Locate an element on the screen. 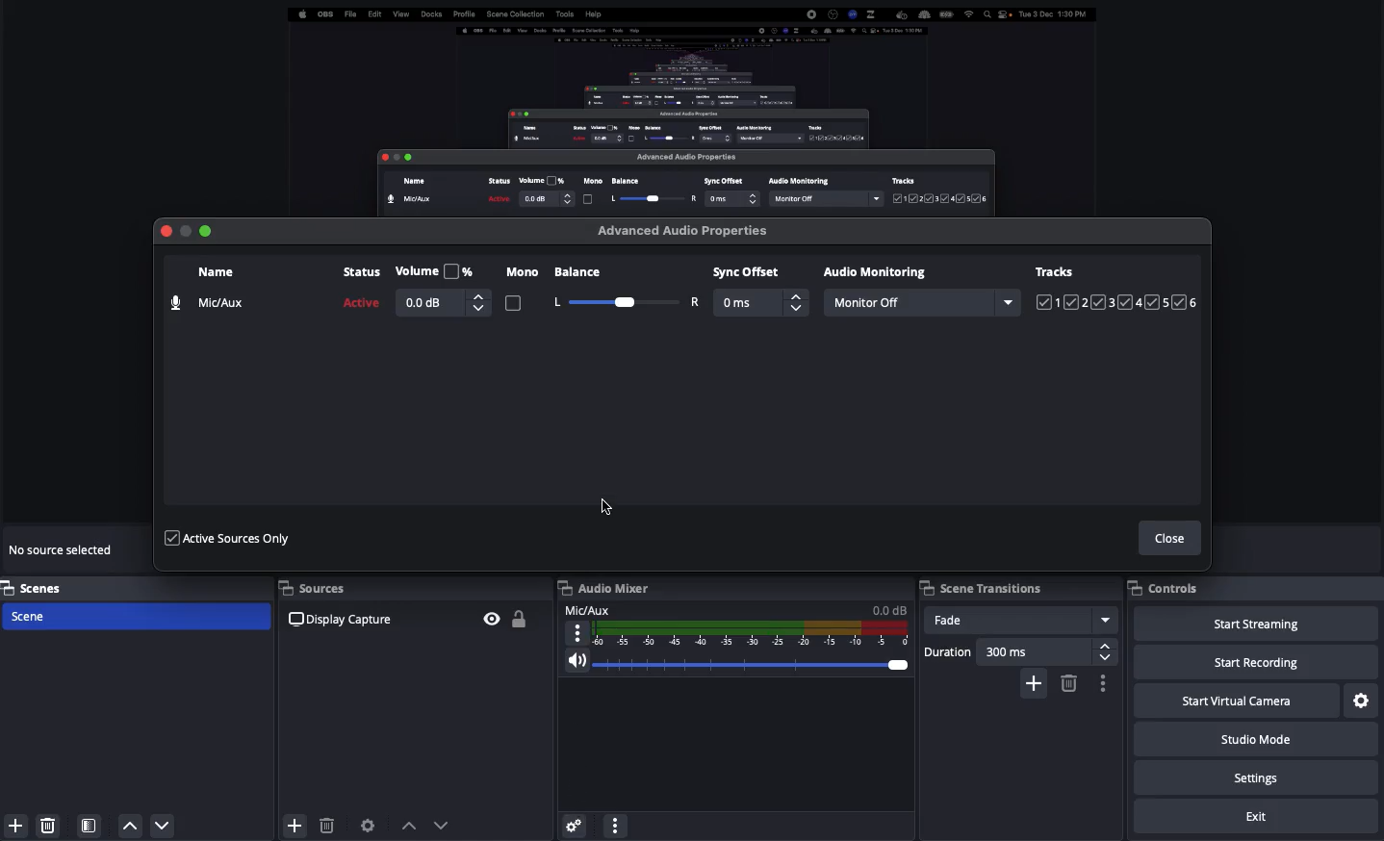  Source preferences is located at coordinates (369, 827).